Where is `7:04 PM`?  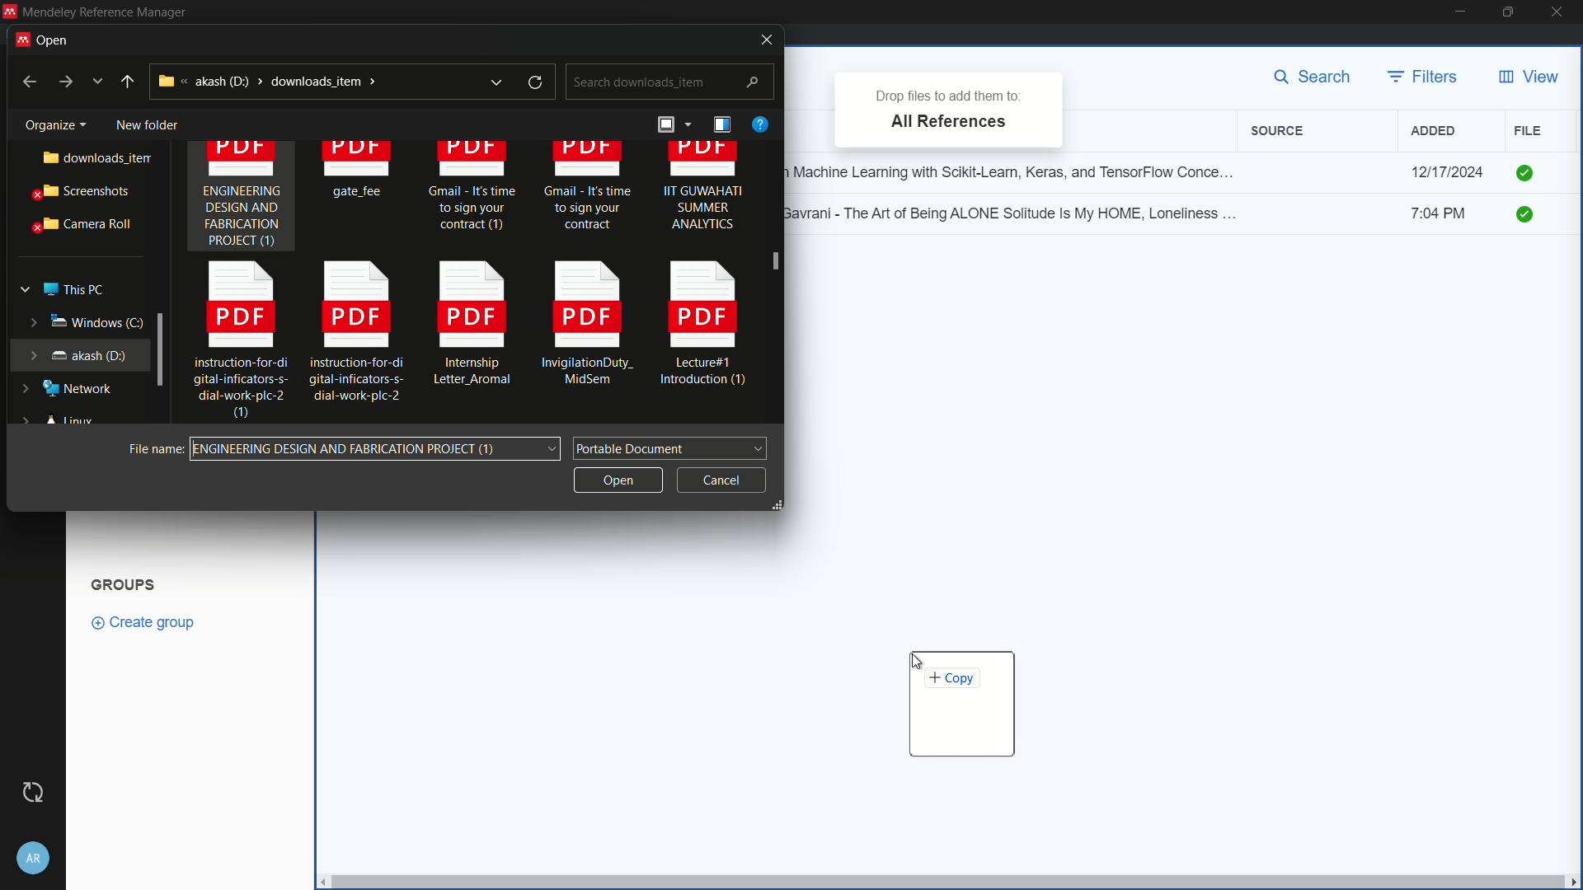 7:04 PM is located at coordinates (1448, 216).